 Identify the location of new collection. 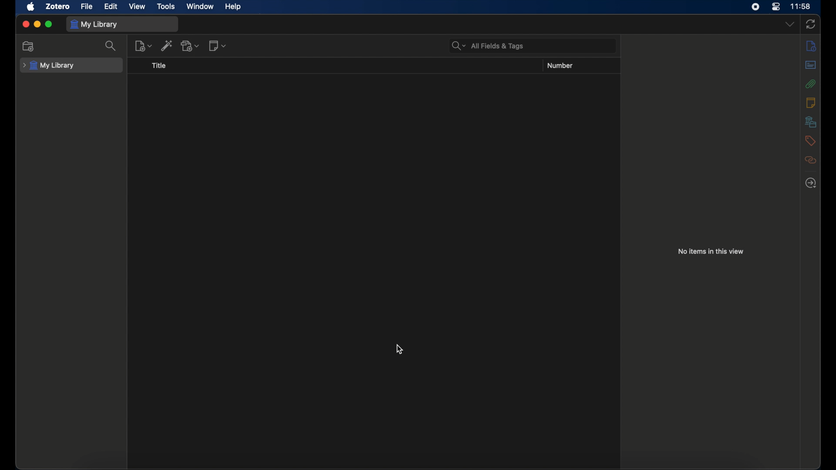
(29, 47).